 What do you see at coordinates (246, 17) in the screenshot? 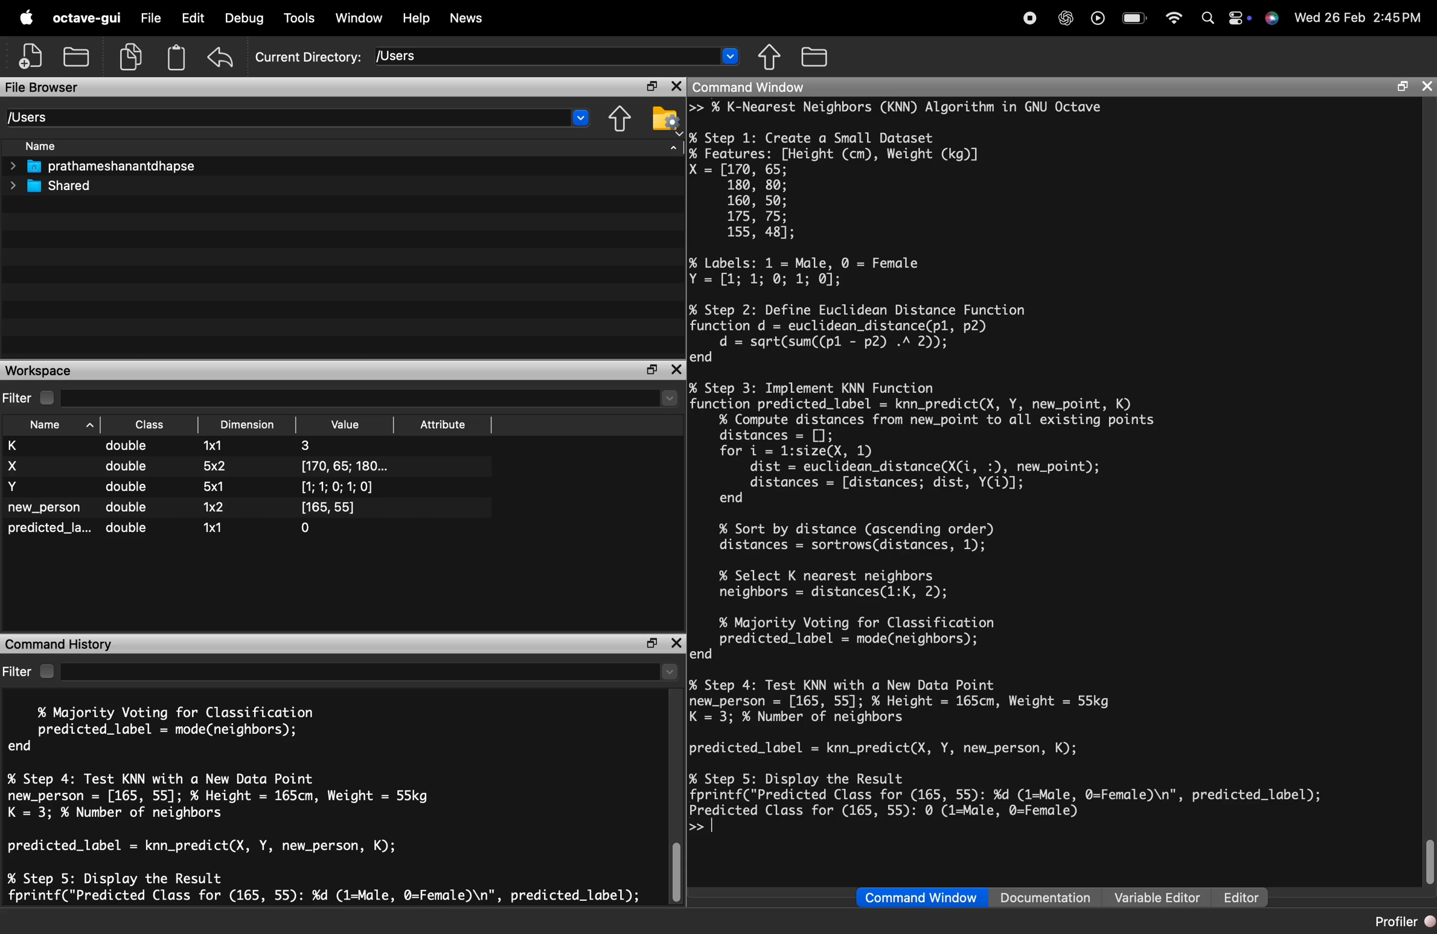
I see `Debug` at bounding box center [246, 17].